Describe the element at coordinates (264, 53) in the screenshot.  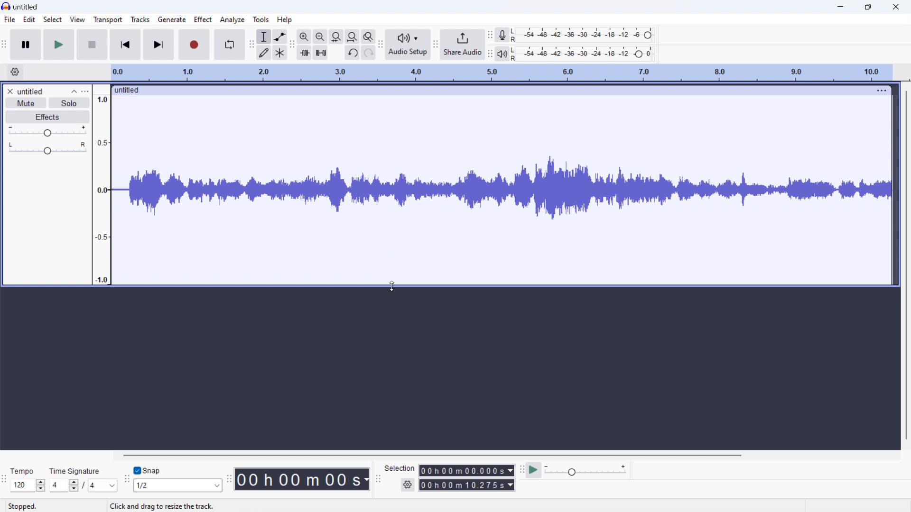
I see `draw tool` at that location.